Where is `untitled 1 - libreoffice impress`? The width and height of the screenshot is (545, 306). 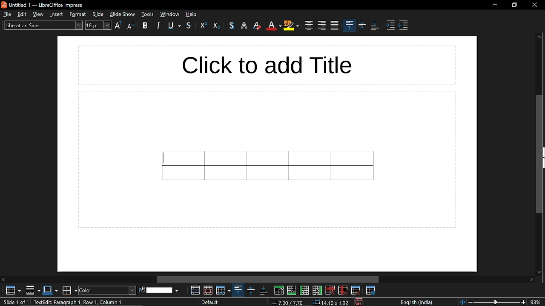 untitled 1 - libreoffice impress is located at coordinates (43, 5).